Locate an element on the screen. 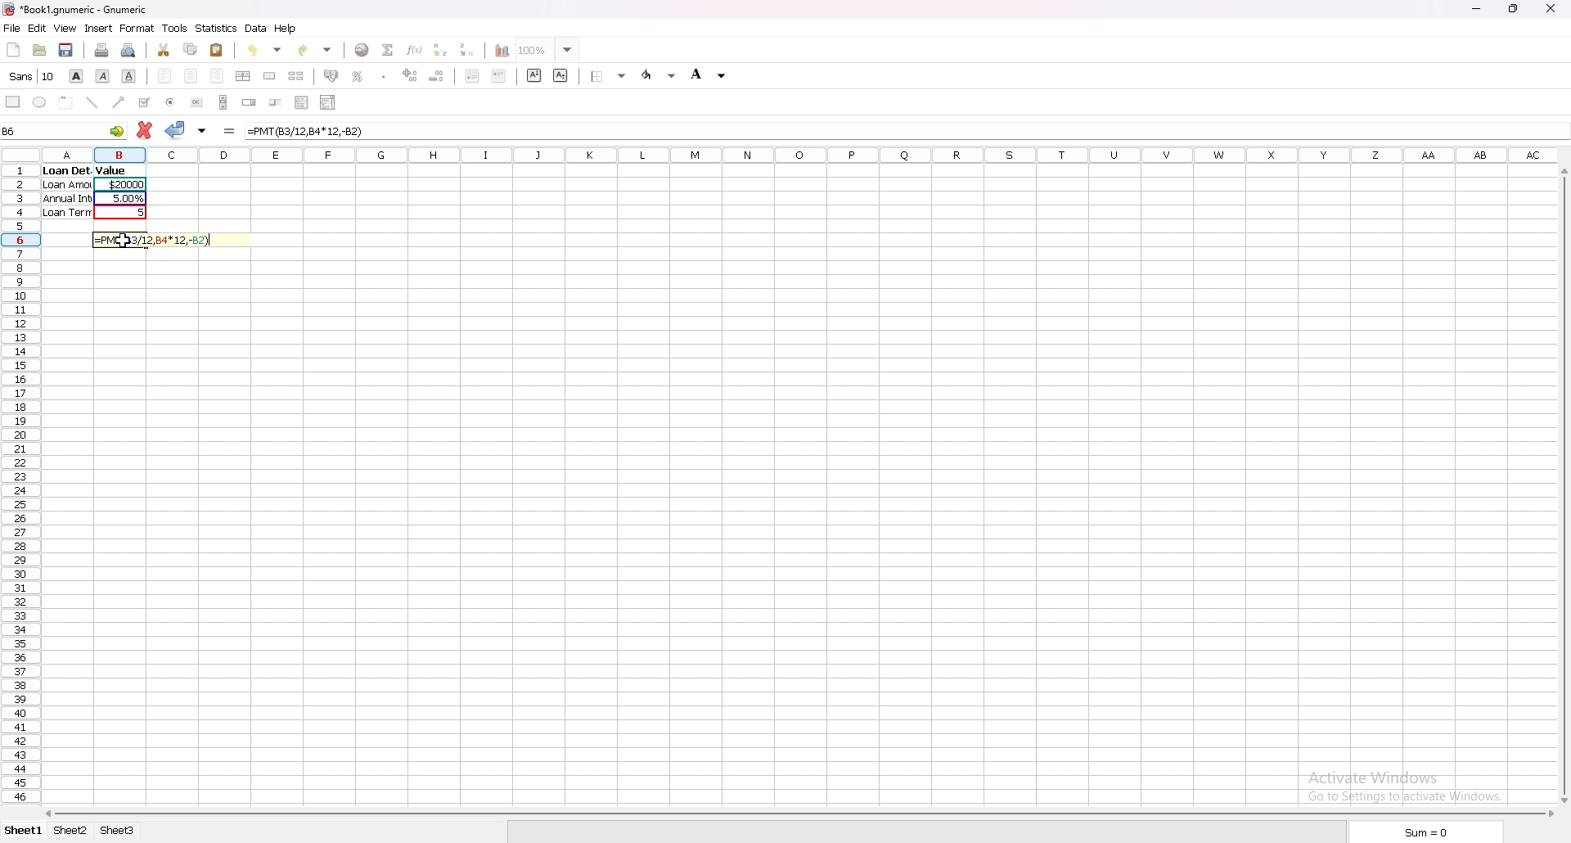 The image size is (1571, 843). accept changes is located at coordinates (176, 130).